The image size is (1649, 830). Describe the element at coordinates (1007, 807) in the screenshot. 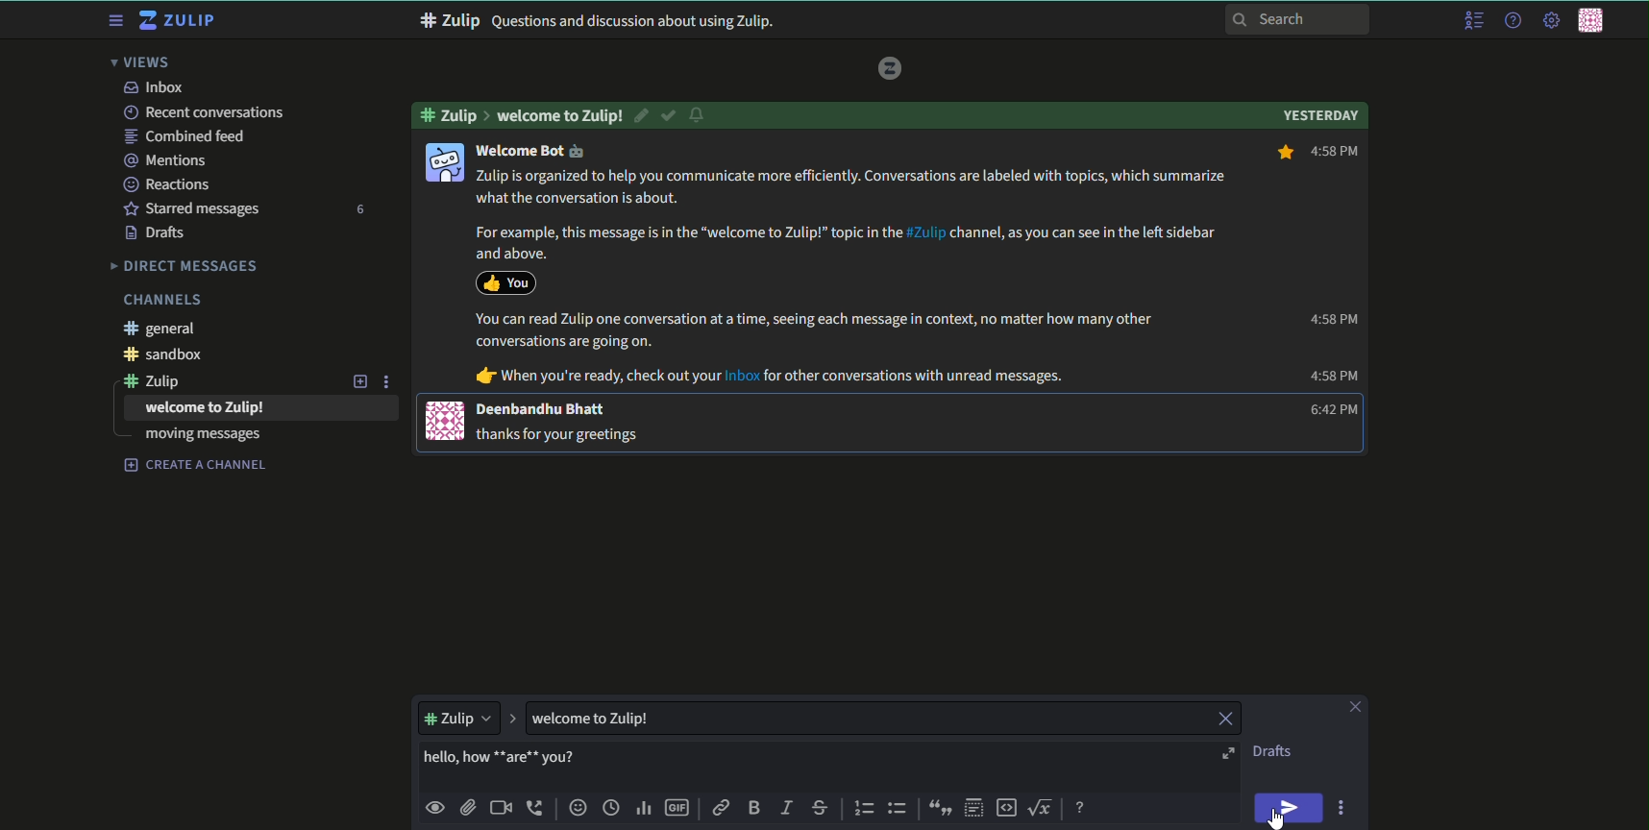

I see `code` at that location.